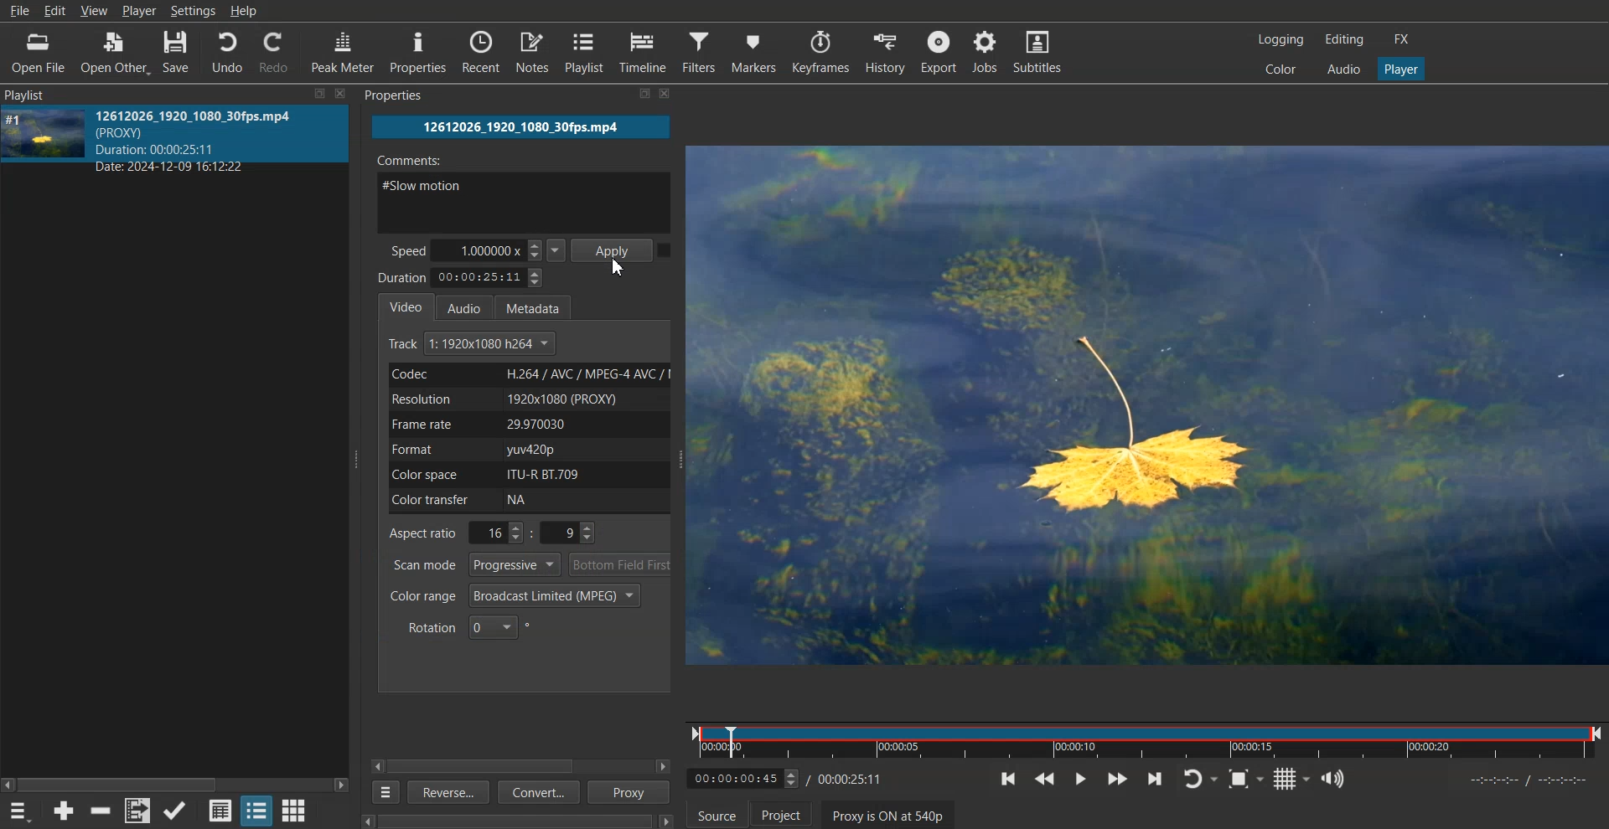 The height and width of the screenshot is (829, 1609). I want to click on Redo, so click(277, 51).